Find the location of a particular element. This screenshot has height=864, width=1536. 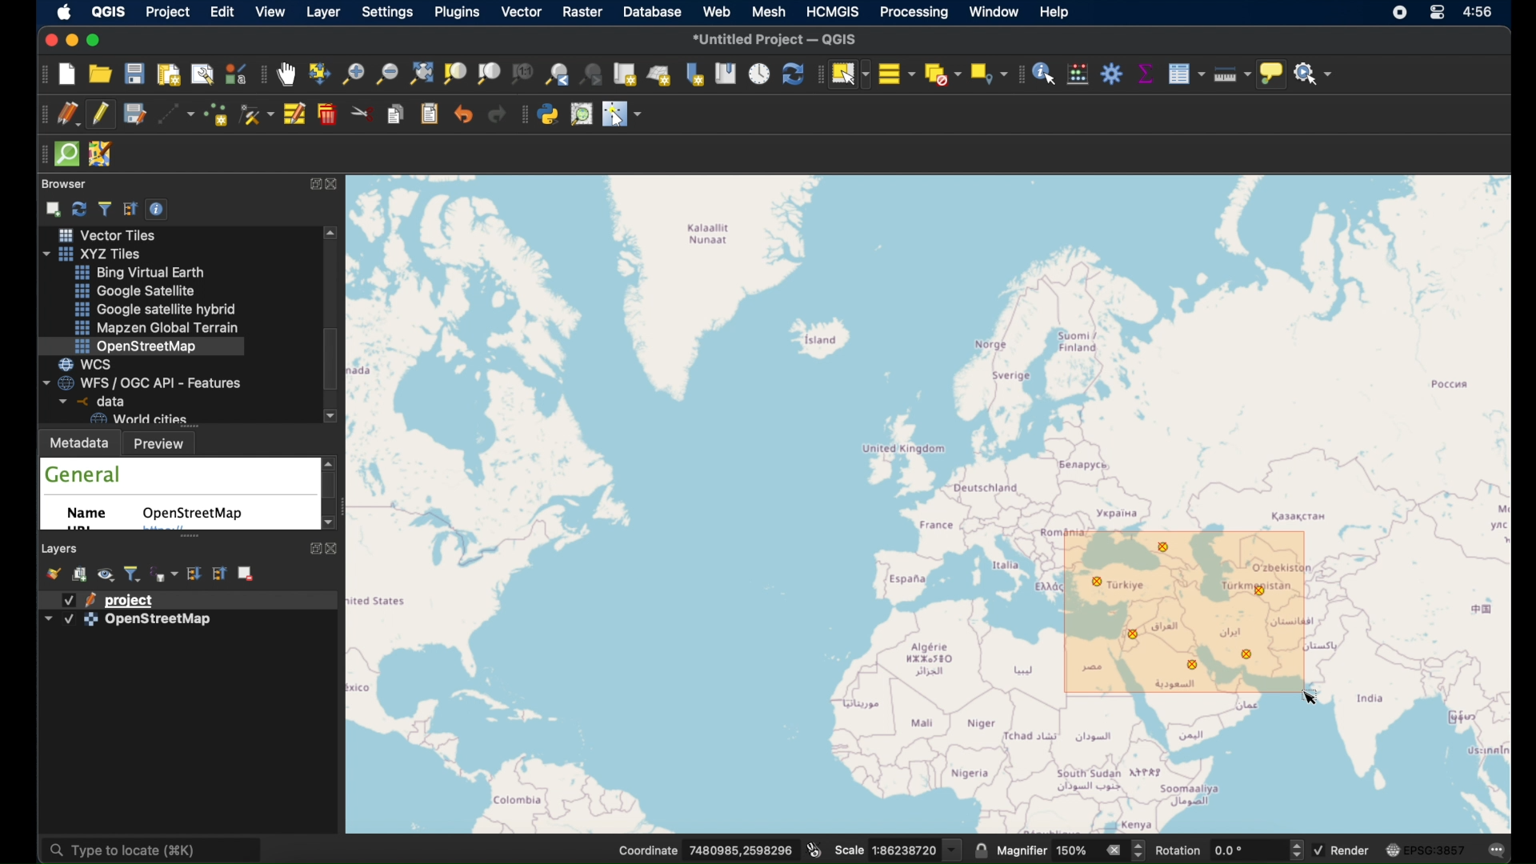

untitled project - QGIS is located at coordinates (775, 38).